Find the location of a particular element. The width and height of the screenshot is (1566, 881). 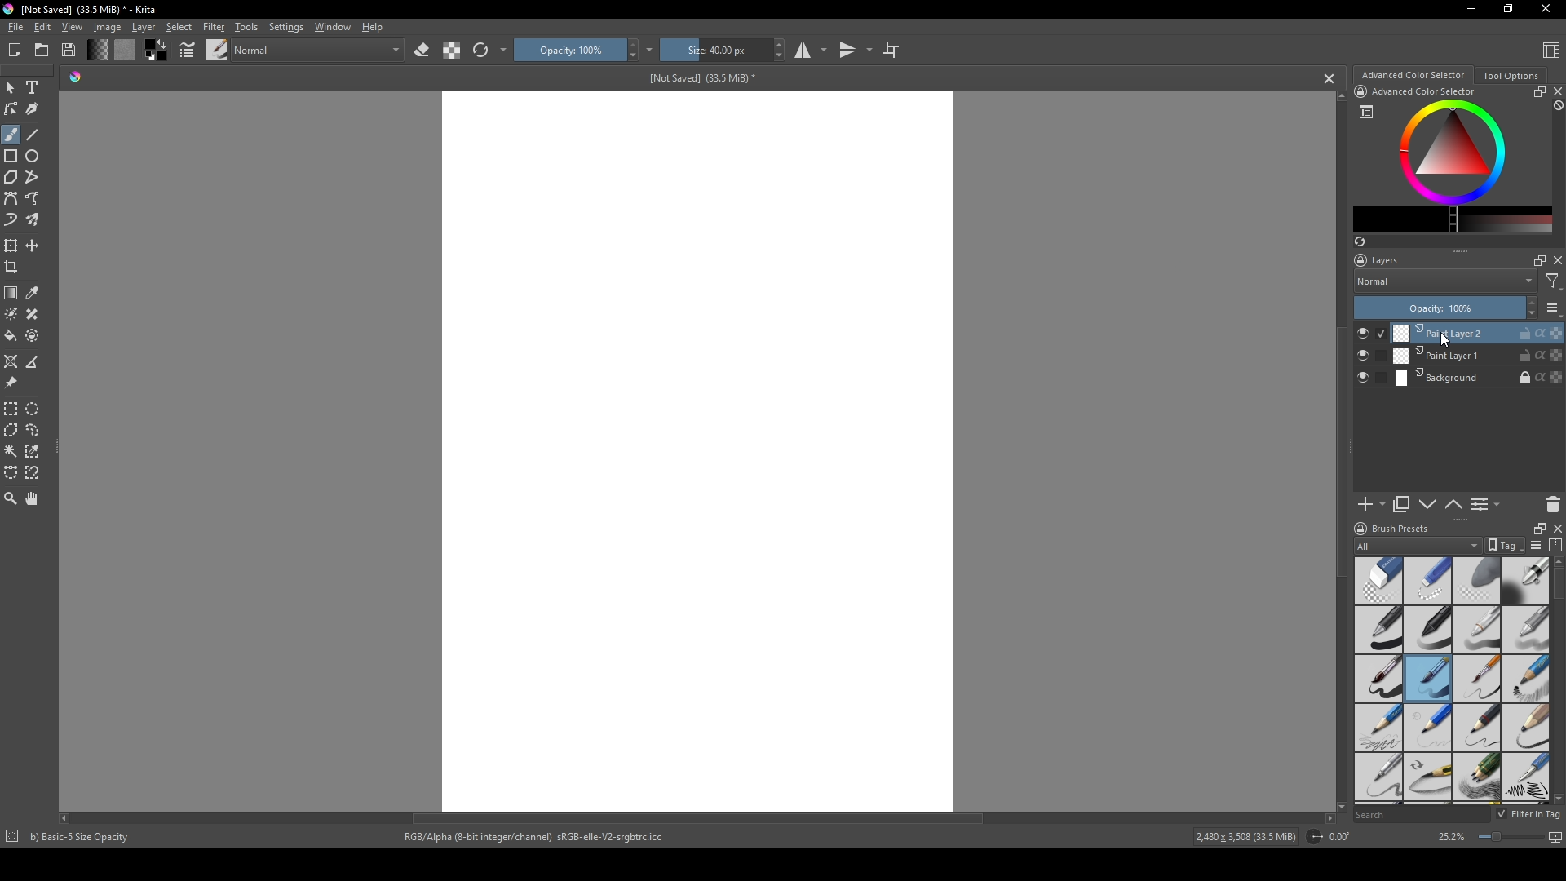

cancel is located at coordinates (1330, 78).